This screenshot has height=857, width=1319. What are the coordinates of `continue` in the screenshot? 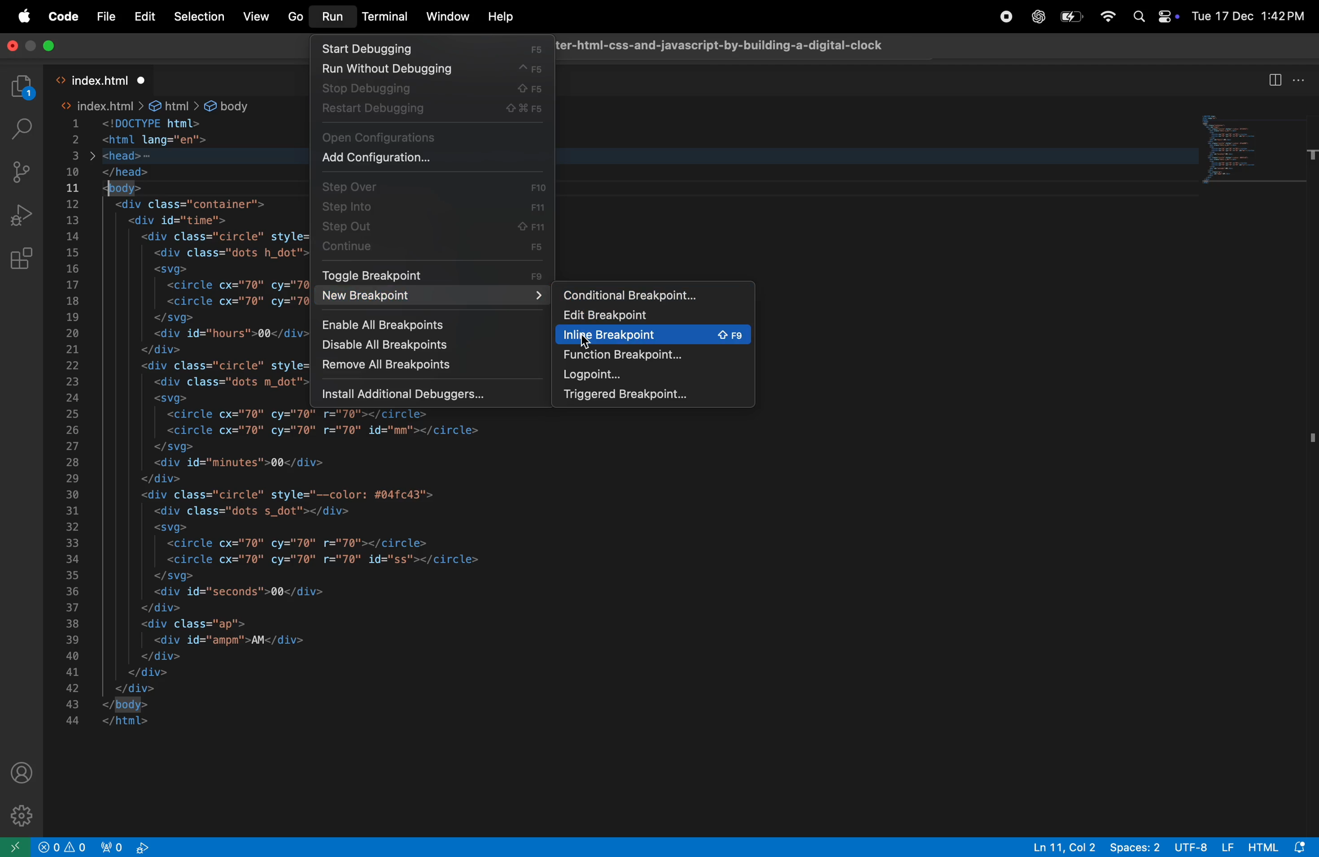 It's located at (432, 247).